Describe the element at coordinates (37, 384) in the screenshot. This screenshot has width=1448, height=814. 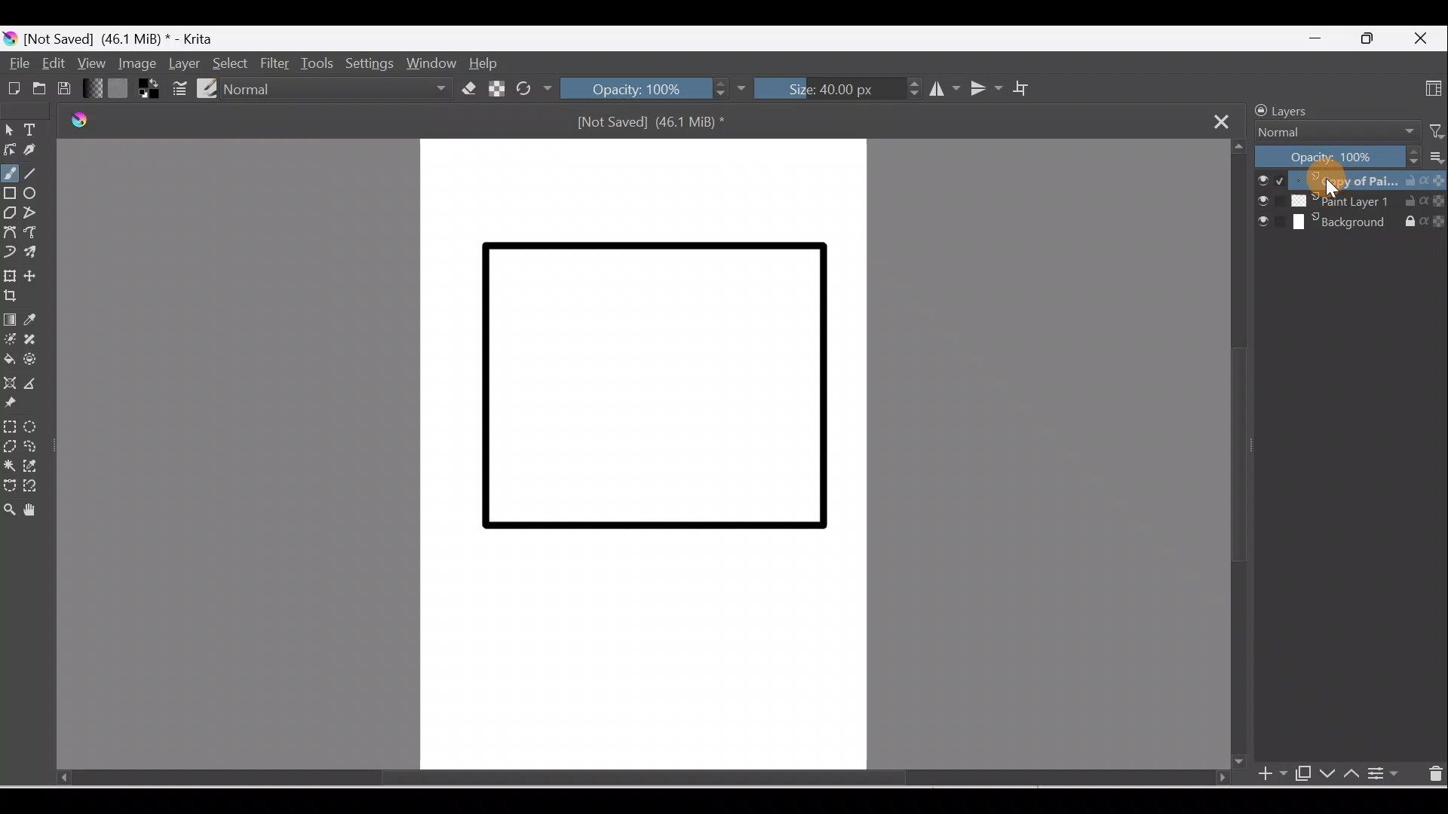
I see `Measure distance between two points` at that location.